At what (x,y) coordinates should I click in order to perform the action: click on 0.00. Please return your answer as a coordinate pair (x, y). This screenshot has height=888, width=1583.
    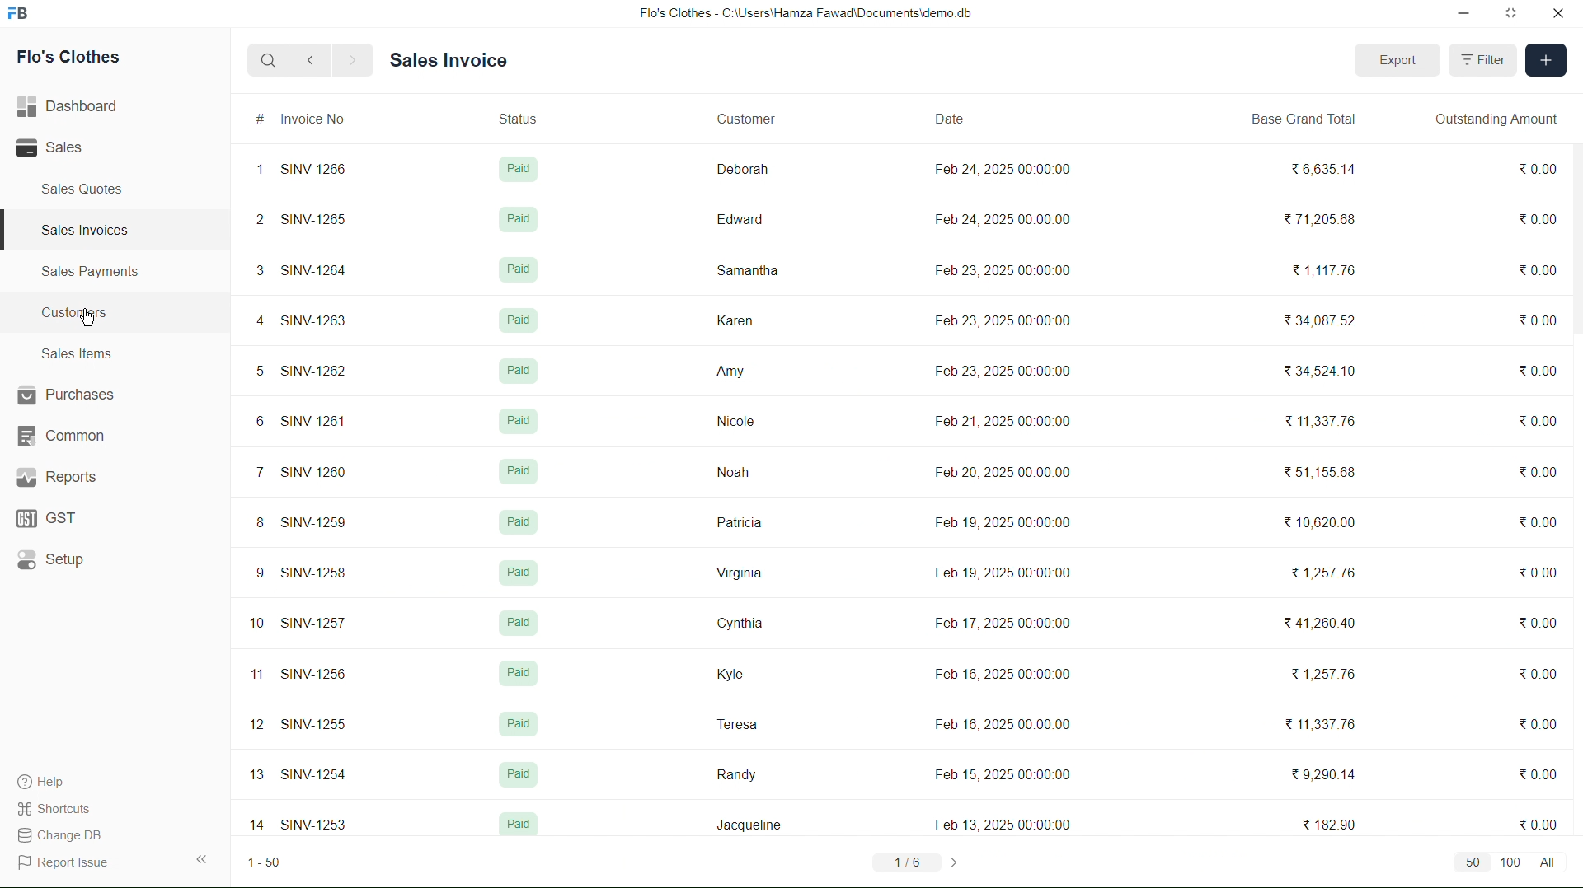
    Looking at the image, I should click on (1540, 315).